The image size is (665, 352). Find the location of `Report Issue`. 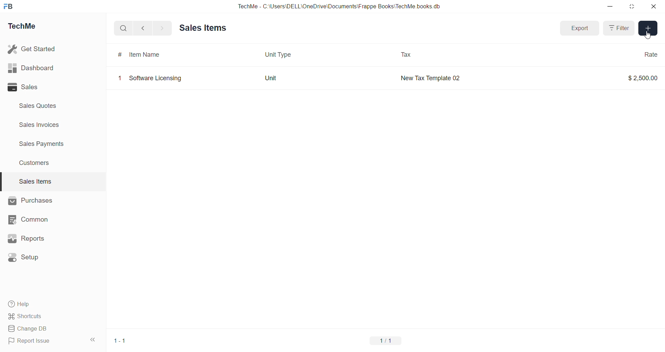

Report Issue is located at coordinates (31, 341).